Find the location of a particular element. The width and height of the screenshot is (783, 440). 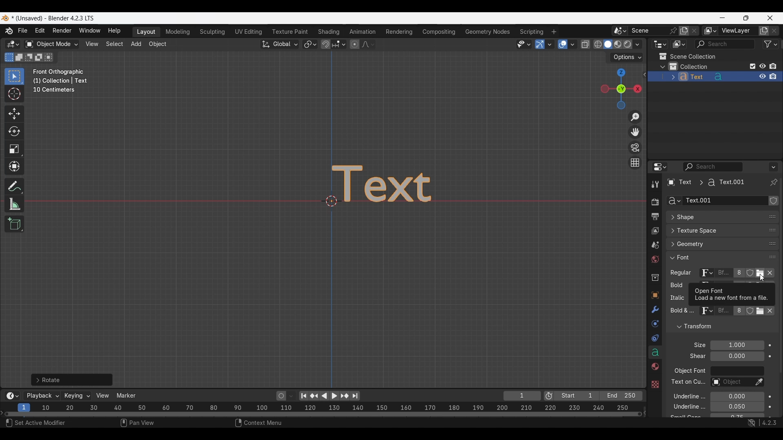

Object is located at coordinates (655, 295).